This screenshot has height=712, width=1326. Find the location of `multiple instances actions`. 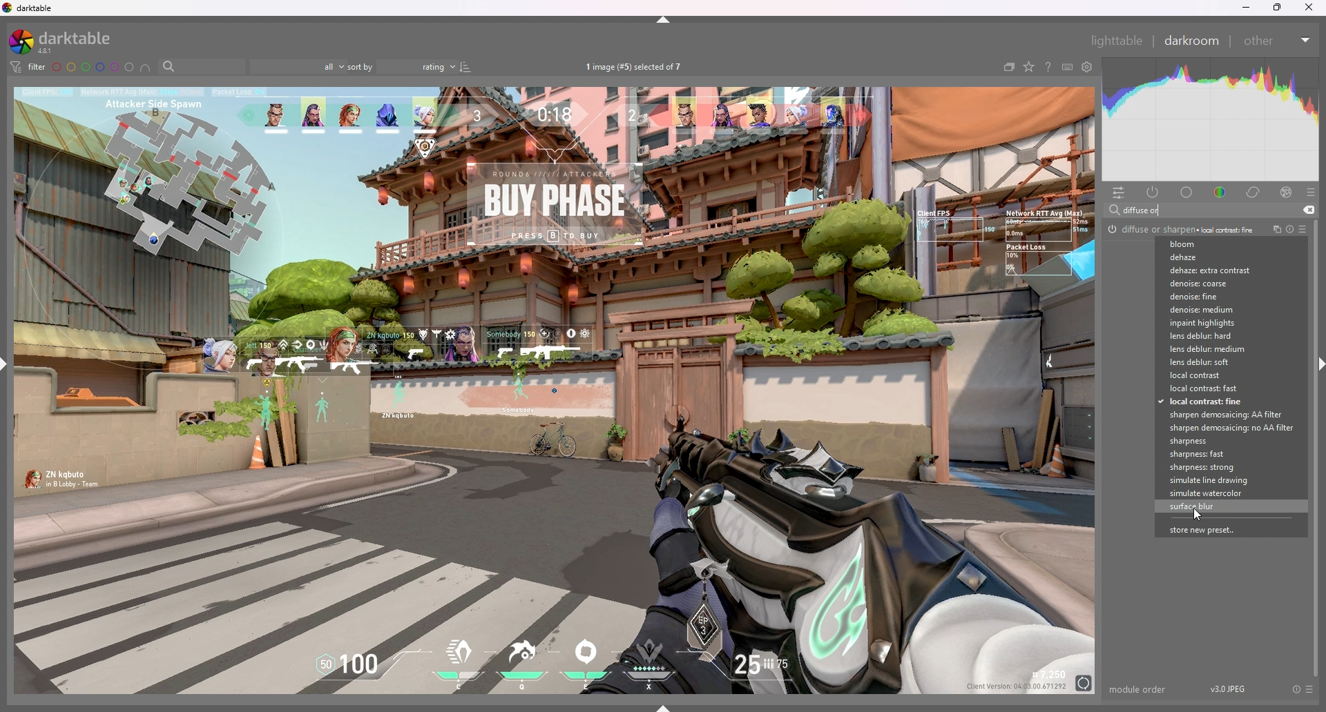

multiple instances actions is located at coordinates (1274, 230).